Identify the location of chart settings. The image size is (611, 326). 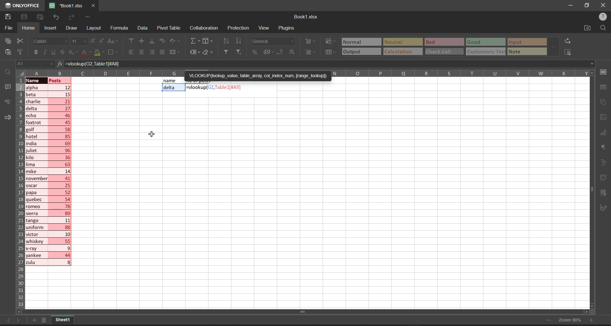
(606, 133).